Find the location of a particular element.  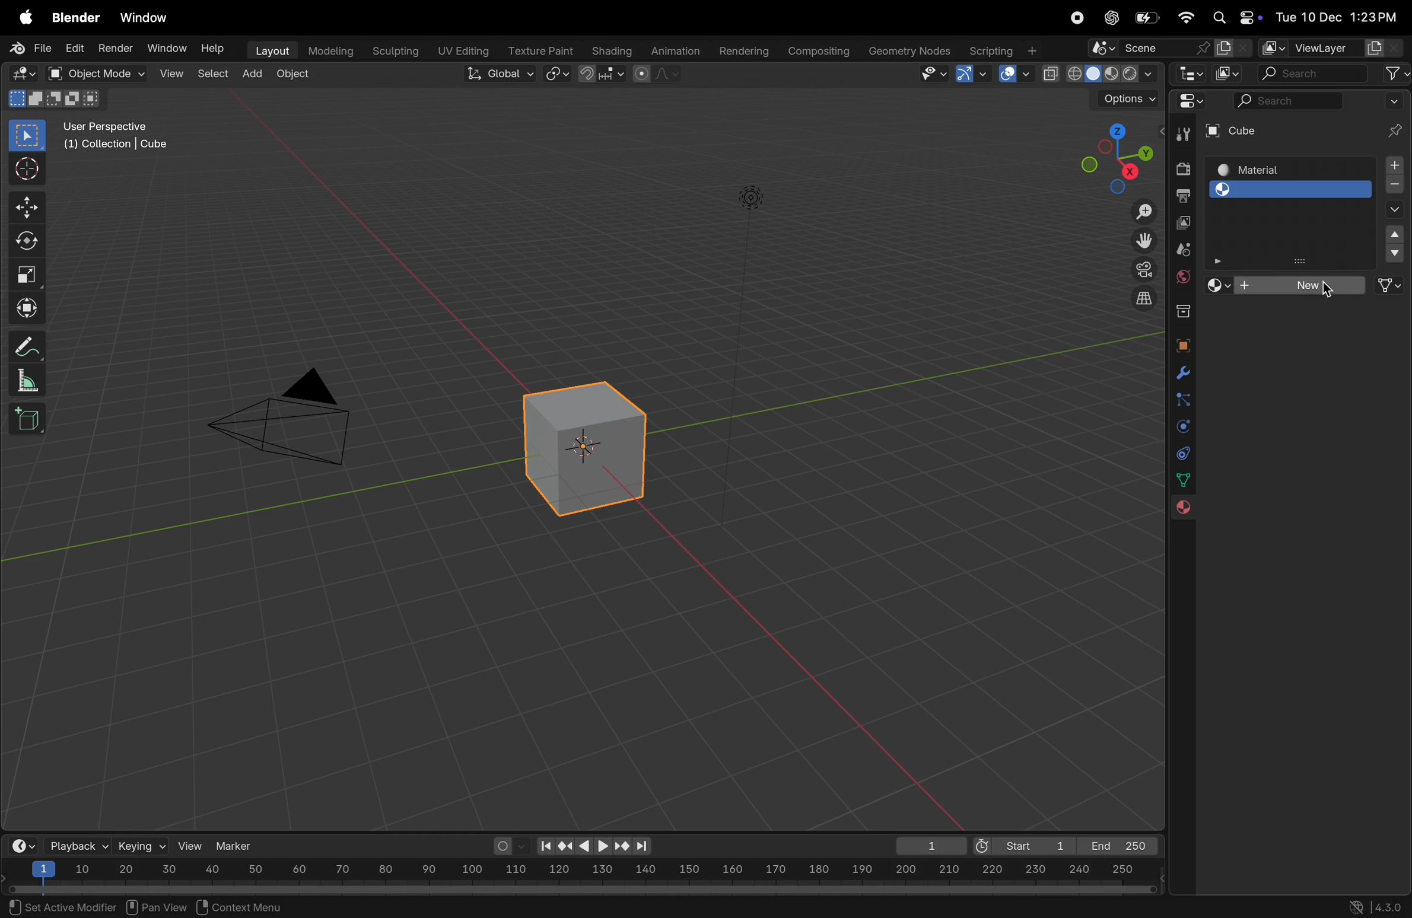

Sculpting is located at coordinates (390, 48).